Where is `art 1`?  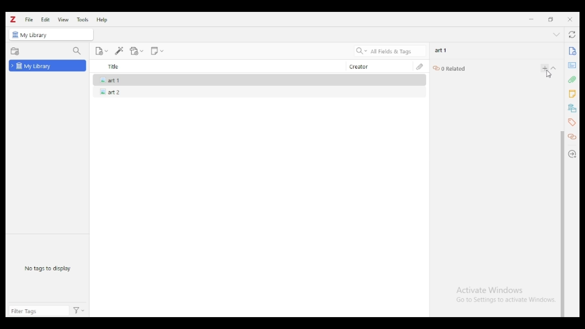 art 1 is located at coordinates (441, 50).